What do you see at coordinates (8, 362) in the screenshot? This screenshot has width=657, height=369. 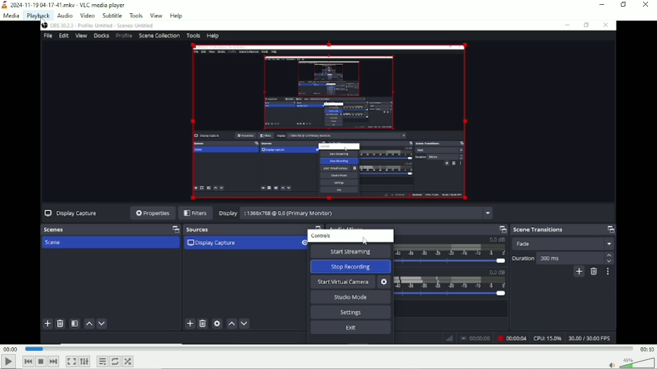 I see `Play` at bounding box center [8, 362].